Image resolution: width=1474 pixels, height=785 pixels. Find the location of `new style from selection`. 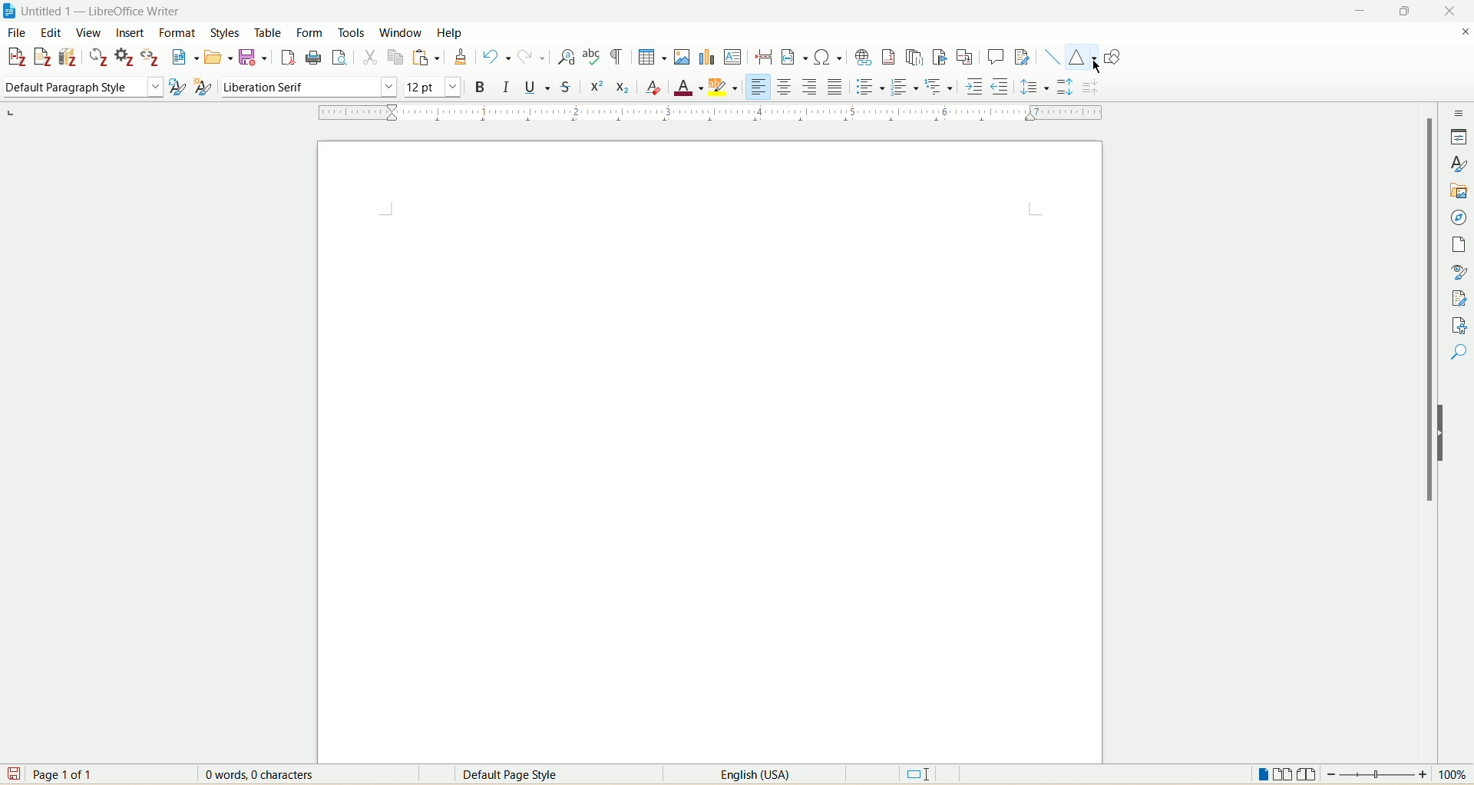

new style from selection is located at coordinates (203, 85).